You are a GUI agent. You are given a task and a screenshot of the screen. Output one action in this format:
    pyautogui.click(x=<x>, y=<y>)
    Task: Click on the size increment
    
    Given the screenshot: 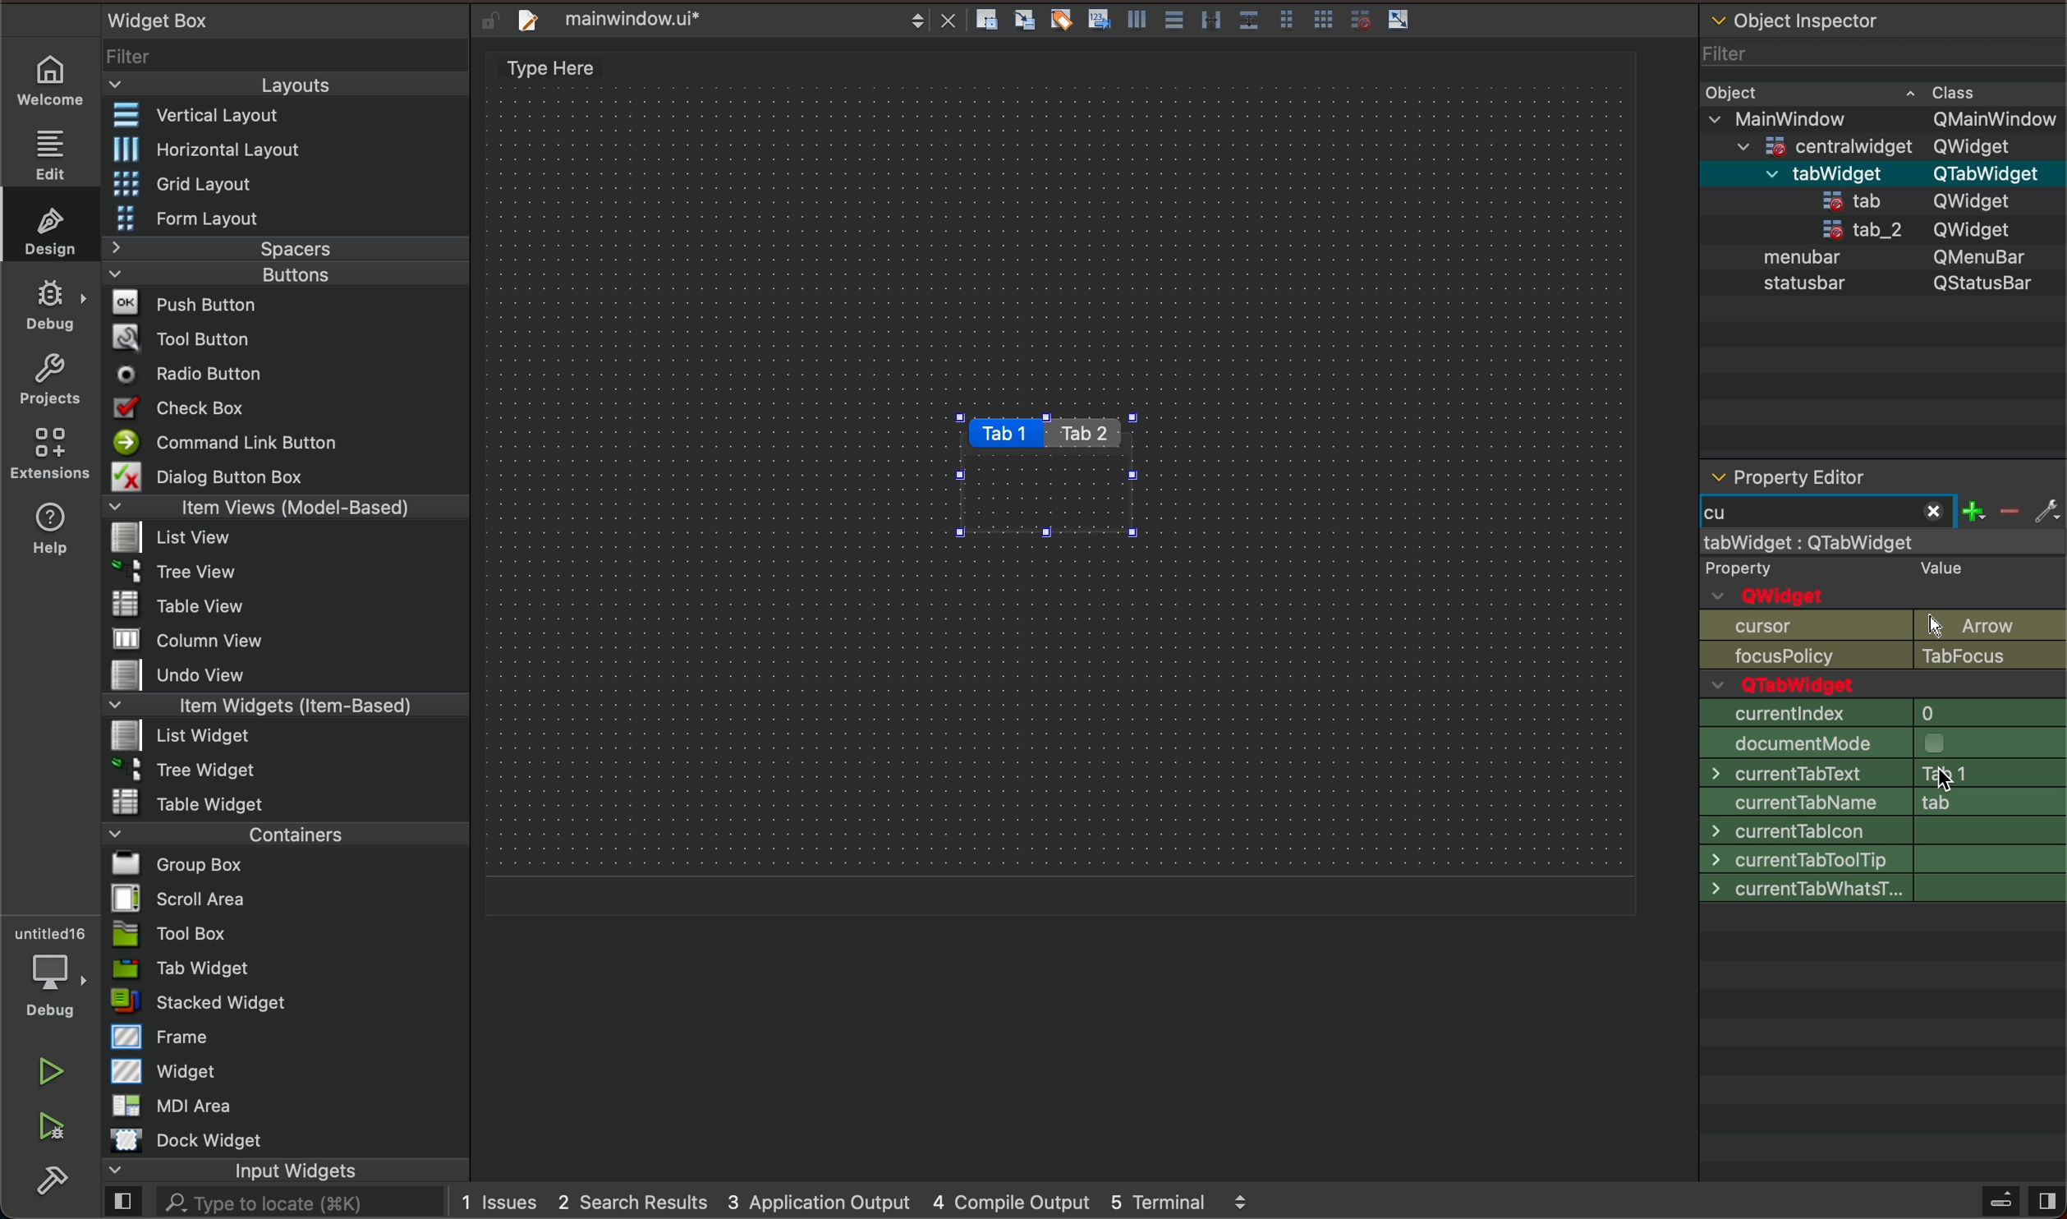 What is the action you would take?
    pyautogui.click(x=1882, y=829)
    